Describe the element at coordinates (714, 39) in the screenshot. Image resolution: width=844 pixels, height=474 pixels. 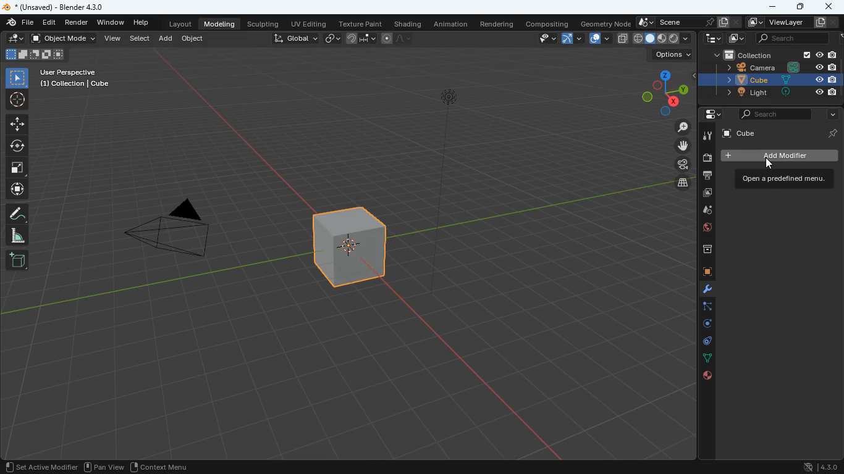
I see `tech` at that location.